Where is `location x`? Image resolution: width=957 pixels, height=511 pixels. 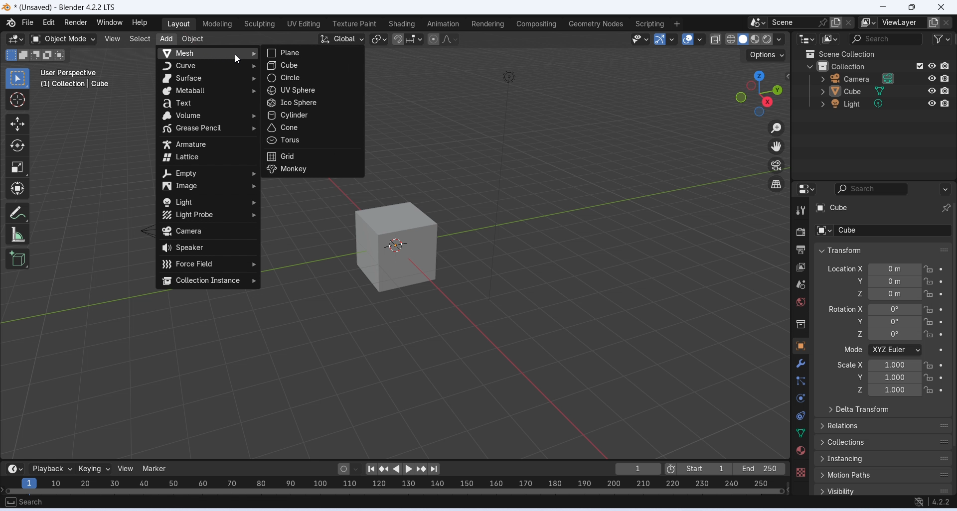 location x is located at coordinates (844, 268).